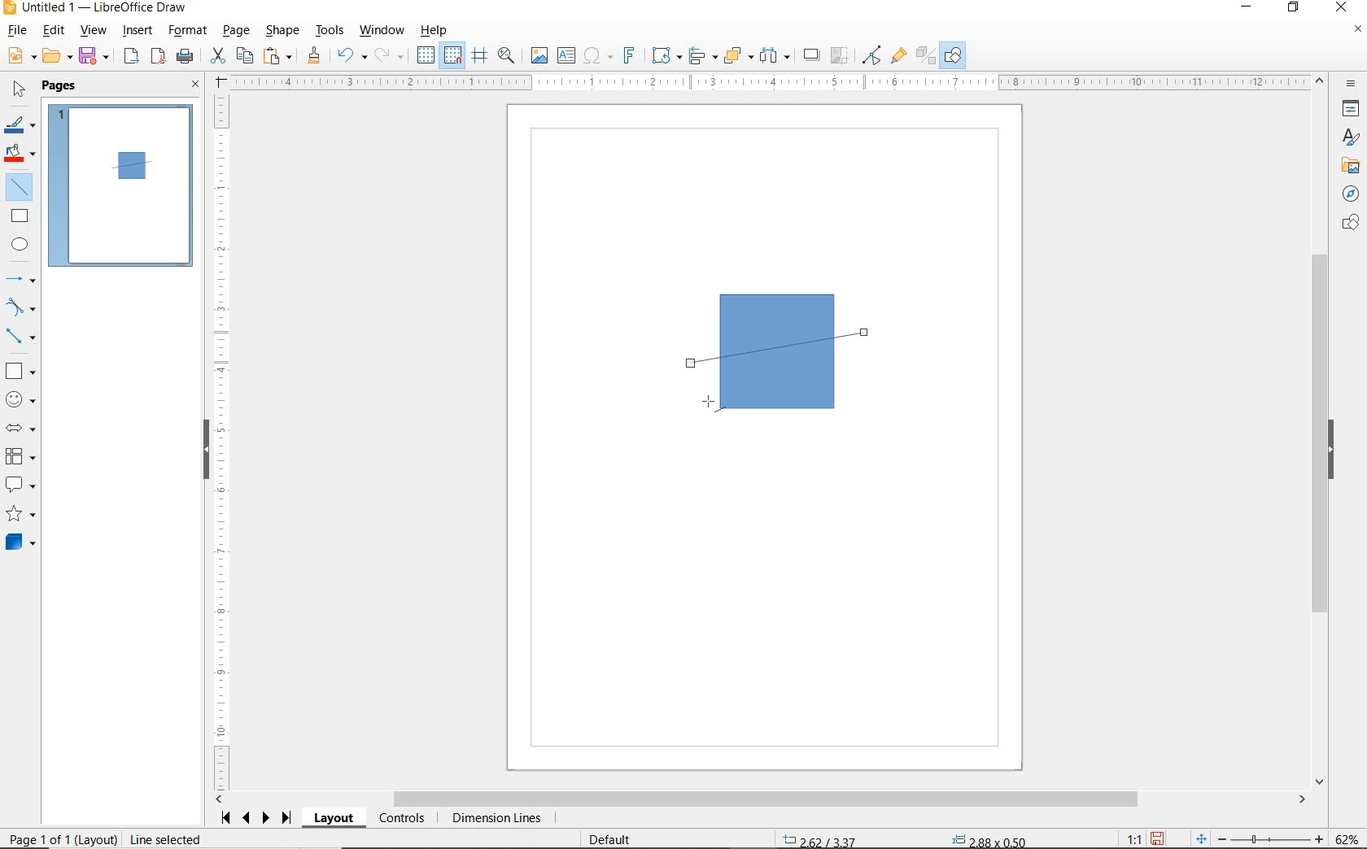 The image size is (1367, 849). I want to click on CLOSE DOCUMENT, so click(1357, 30).